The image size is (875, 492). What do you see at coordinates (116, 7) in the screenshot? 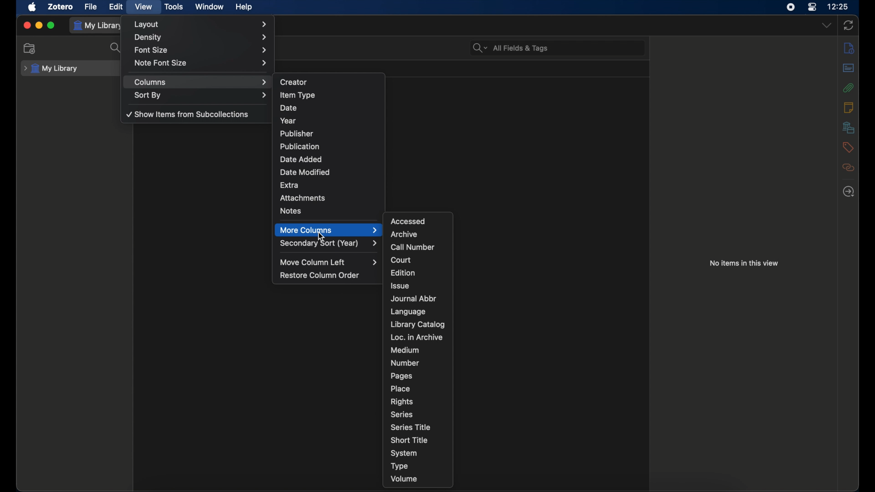
I see `edit` at bounding box center [116, 7].